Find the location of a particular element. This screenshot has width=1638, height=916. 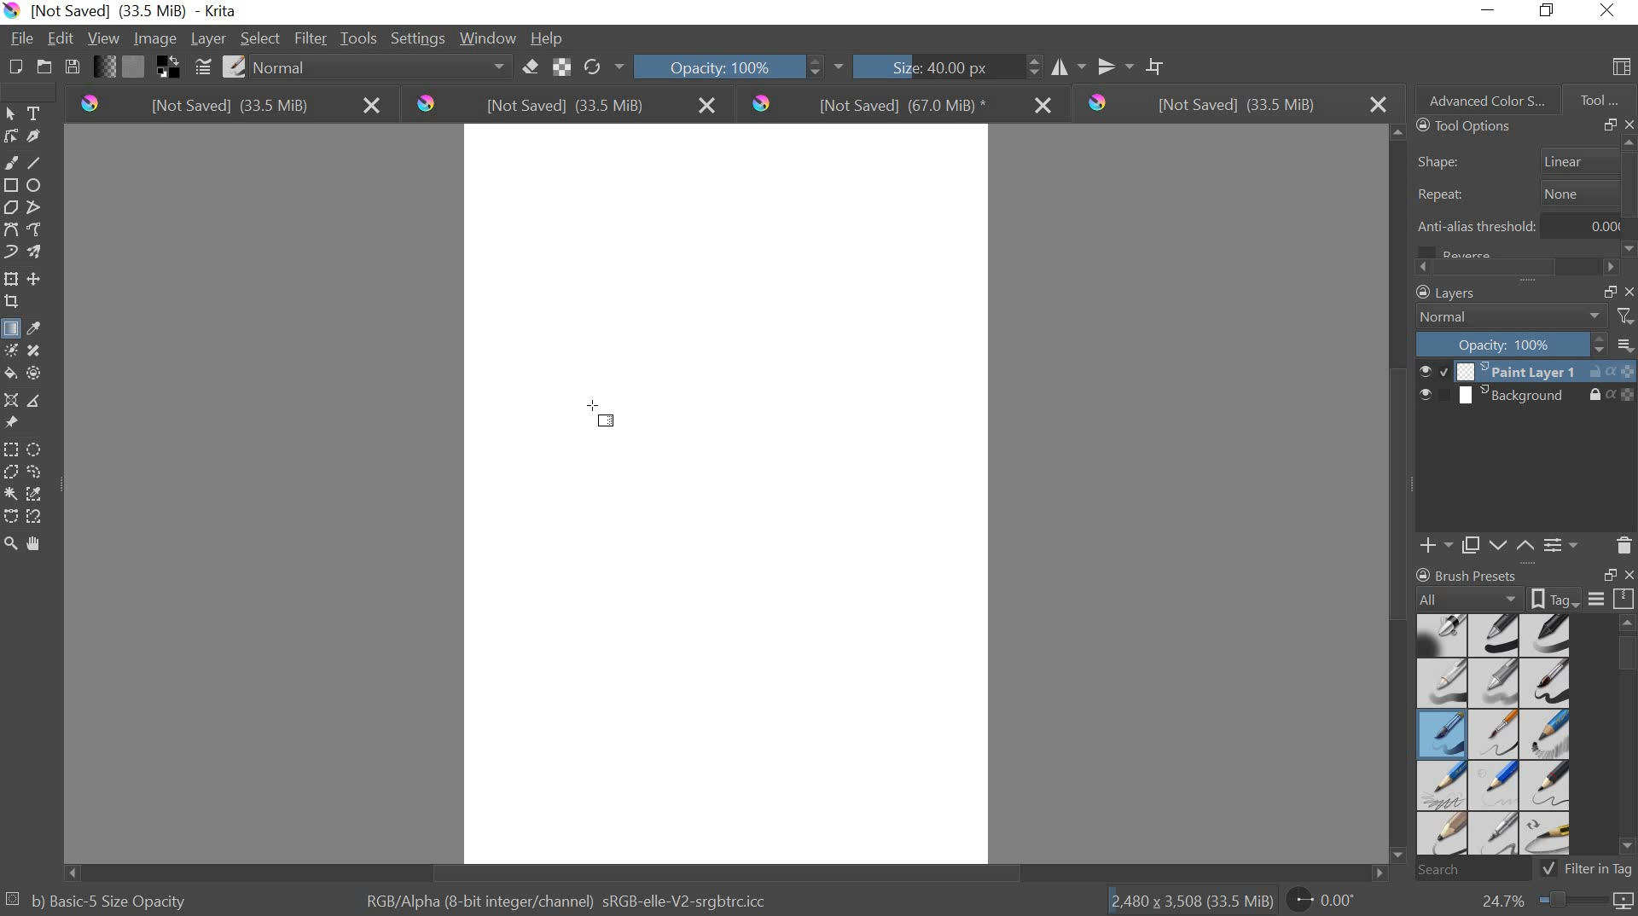

enclose and fill is located at coordinates (38, 373).